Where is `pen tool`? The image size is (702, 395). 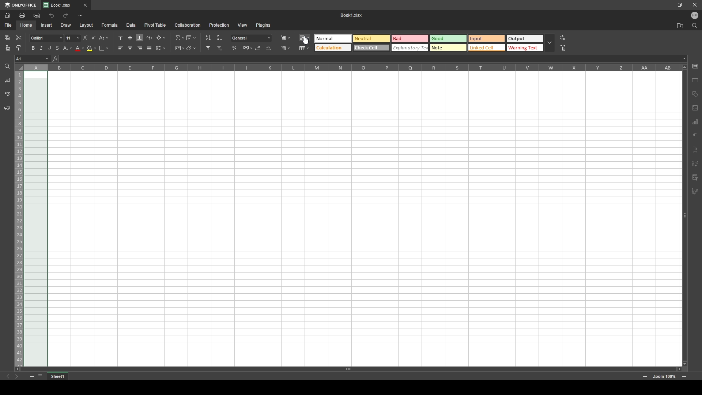 pen tool is located at coordinates (695, 192).